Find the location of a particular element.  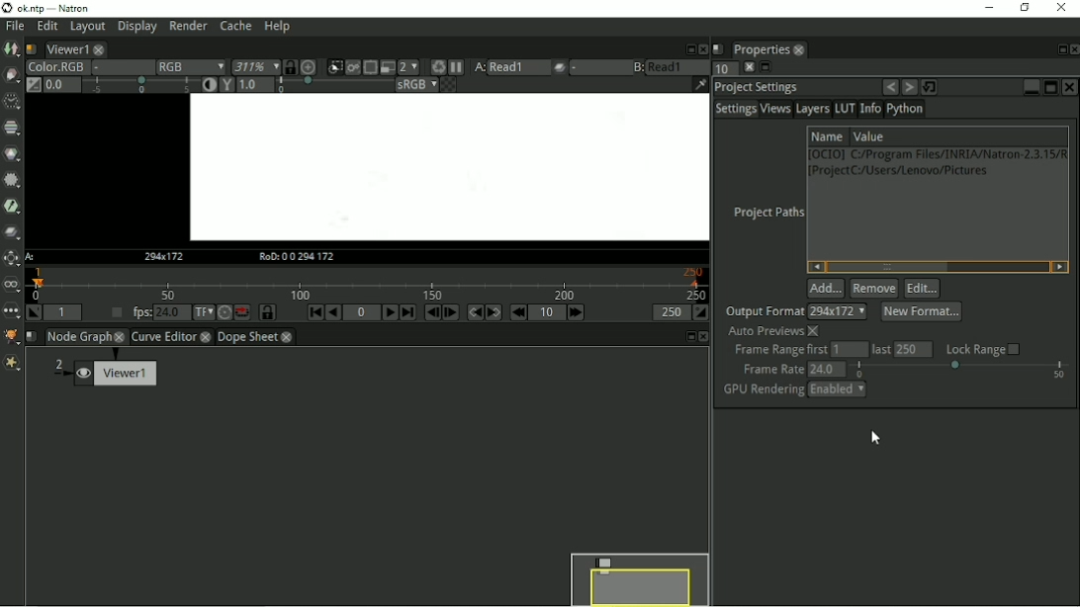

last is located at coordinates (879, 349).